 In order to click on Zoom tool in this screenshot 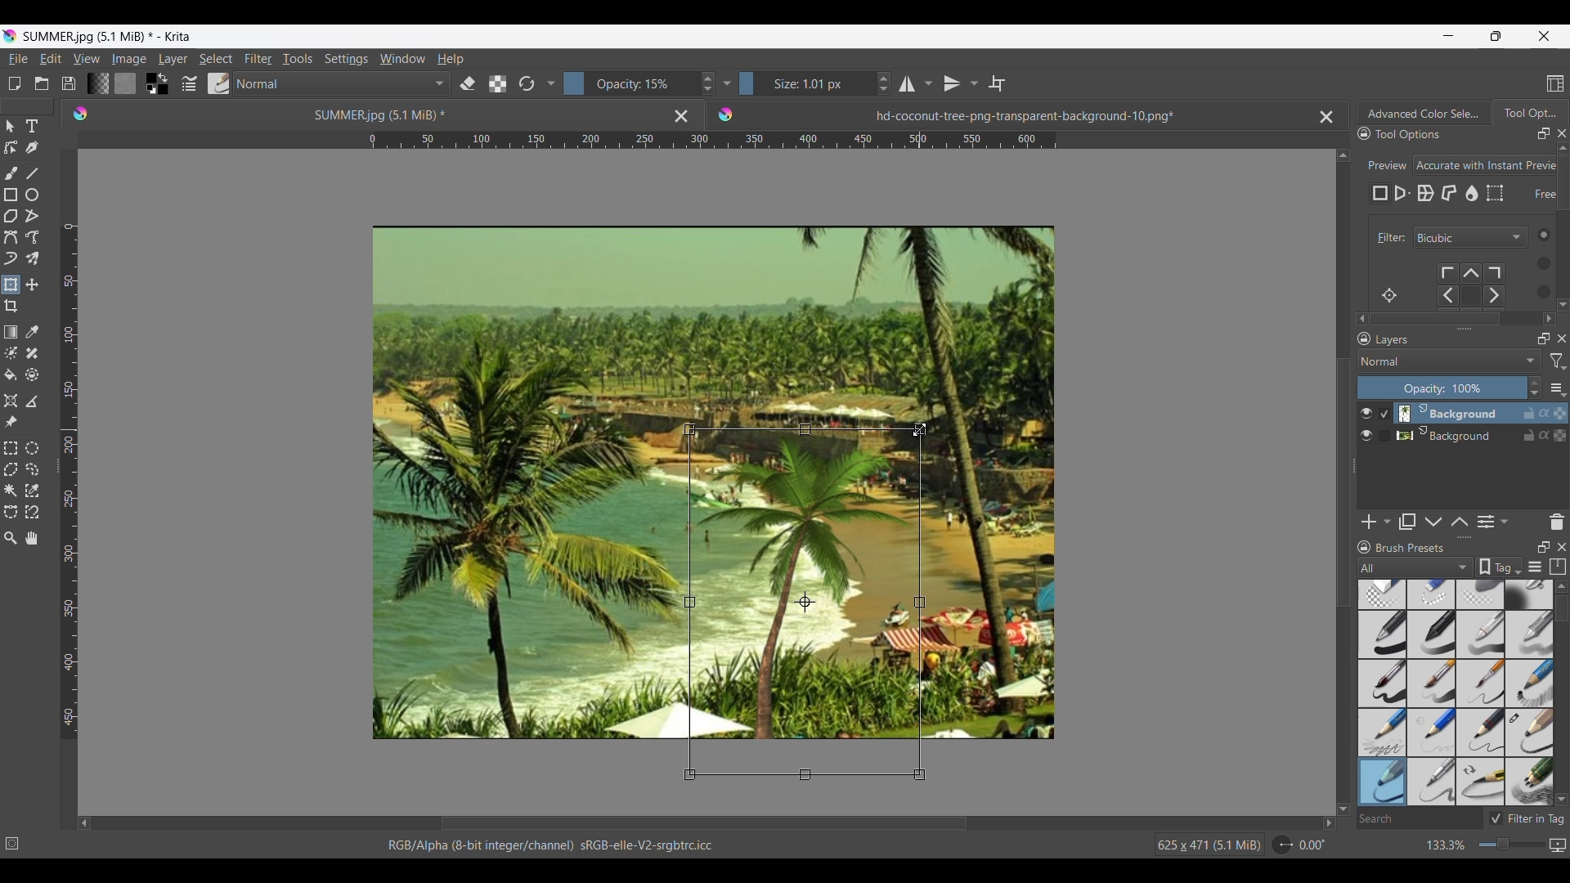, I will do `click(11, 538)`.